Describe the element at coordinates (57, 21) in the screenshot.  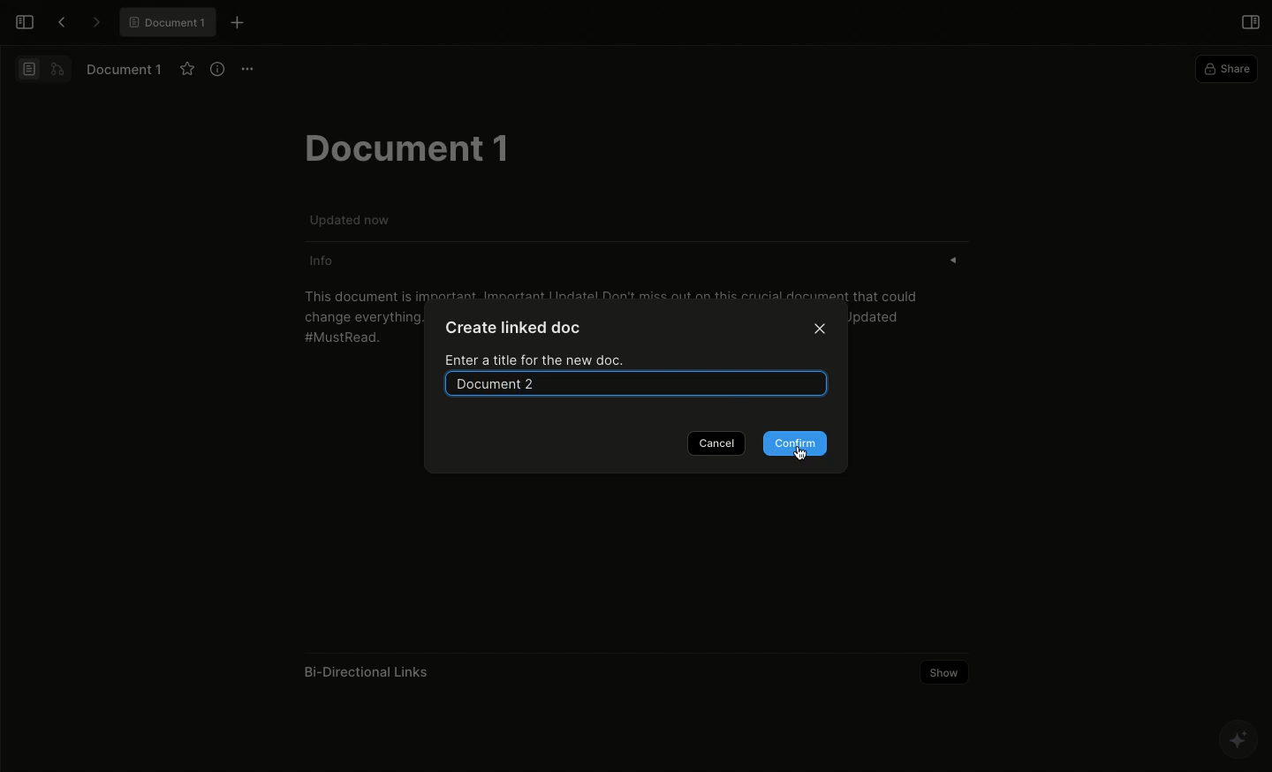
I see `Back` at that location.